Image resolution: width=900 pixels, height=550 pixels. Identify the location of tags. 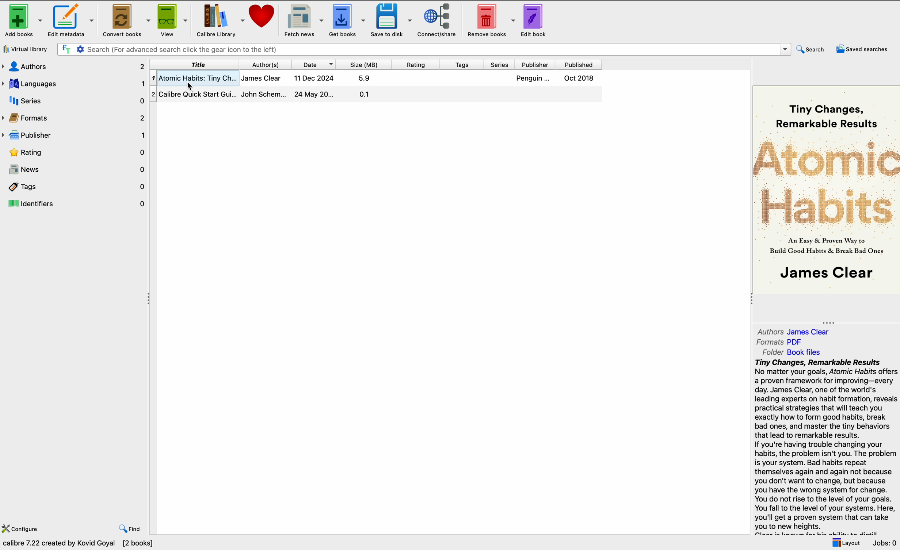
(74, 187).